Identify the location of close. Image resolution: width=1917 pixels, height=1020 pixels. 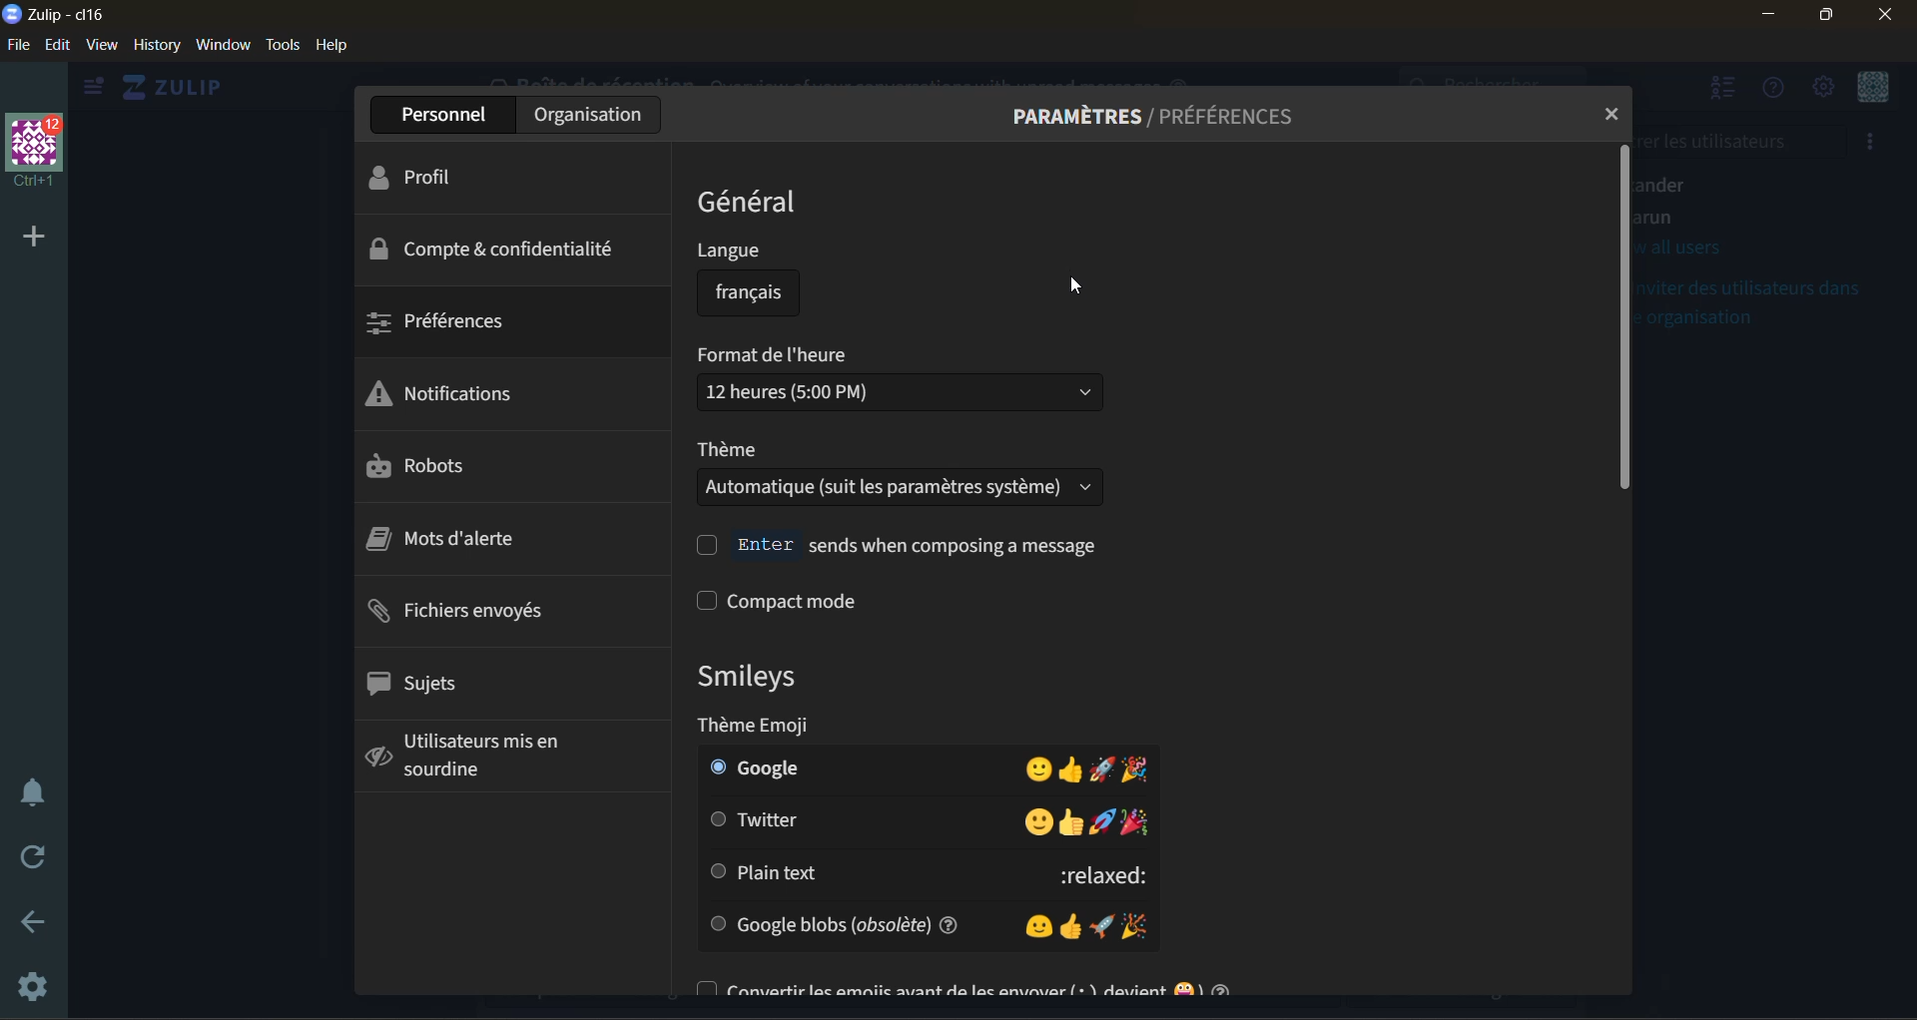
(1894, 16).